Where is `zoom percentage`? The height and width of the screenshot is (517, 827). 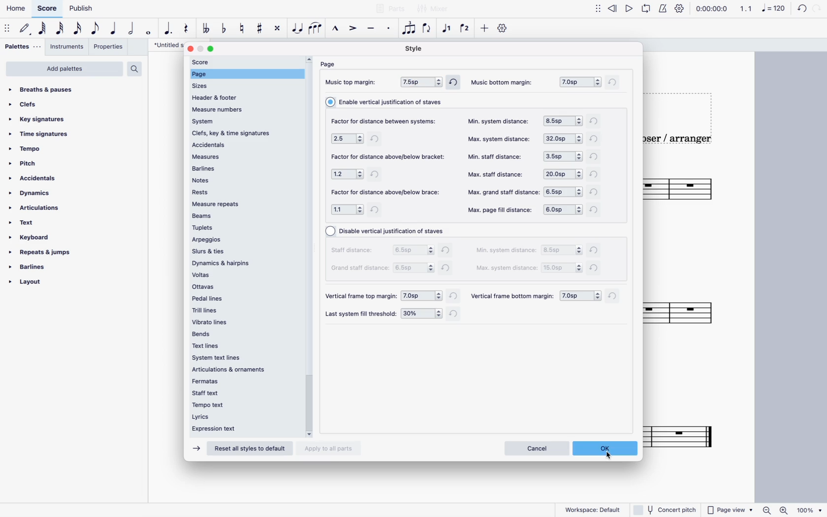
zoom percentage is located at coordinates (811, 510).